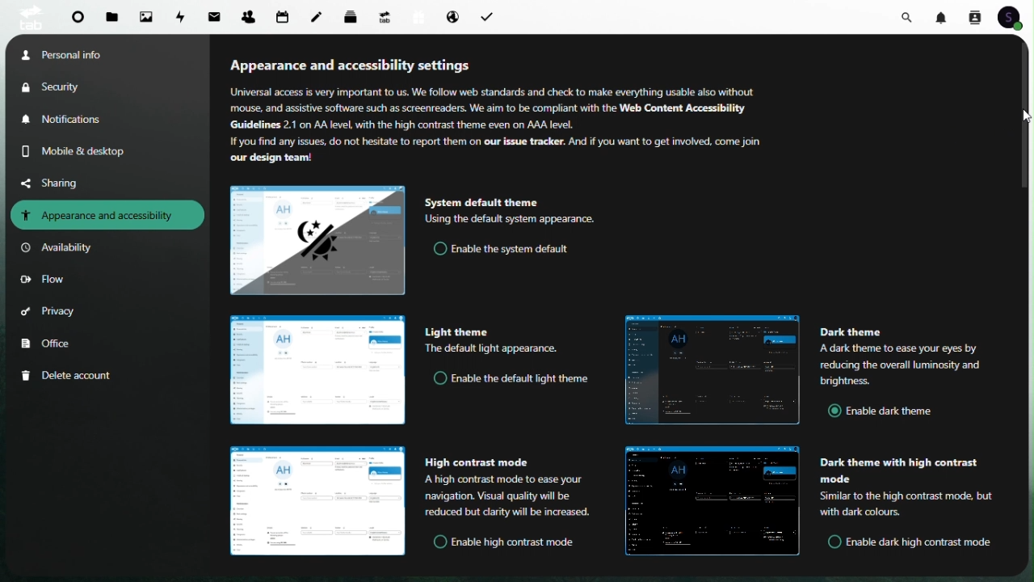 The image size is (1034, 582). I want to click on Security, so click(65, 86).